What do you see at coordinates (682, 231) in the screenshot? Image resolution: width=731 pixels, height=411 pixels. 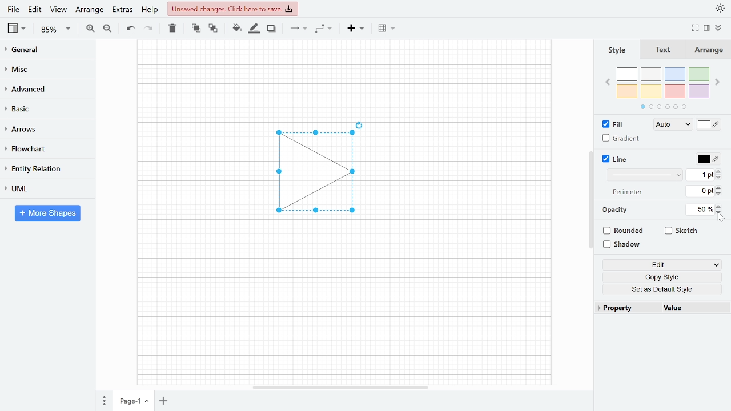 I see `Sketch` at bounding box center [682, 231].